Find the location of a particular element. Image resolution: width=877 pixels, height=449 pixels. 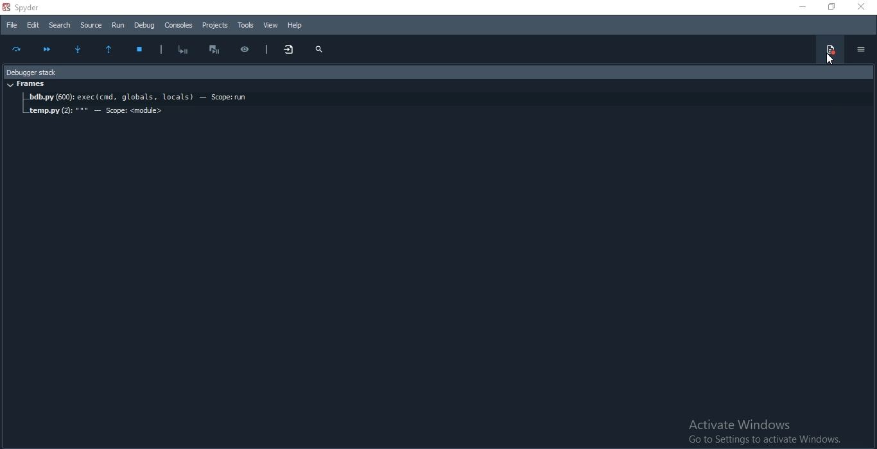

Tools is located at coordinates (245, 25).